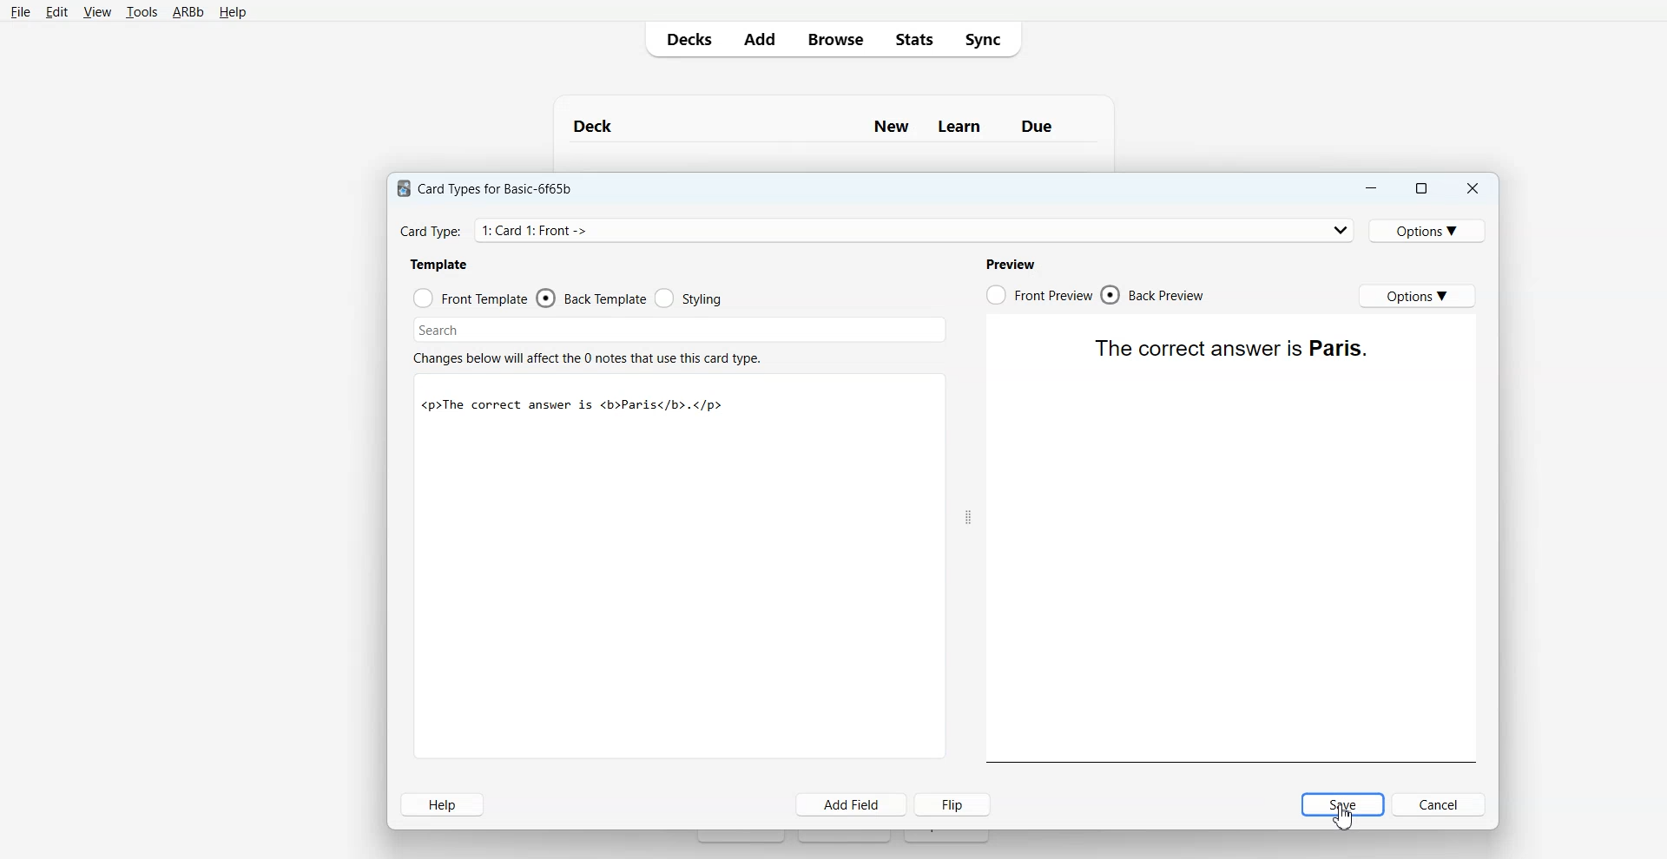  I want to click on Text 2, so click(439, 264).